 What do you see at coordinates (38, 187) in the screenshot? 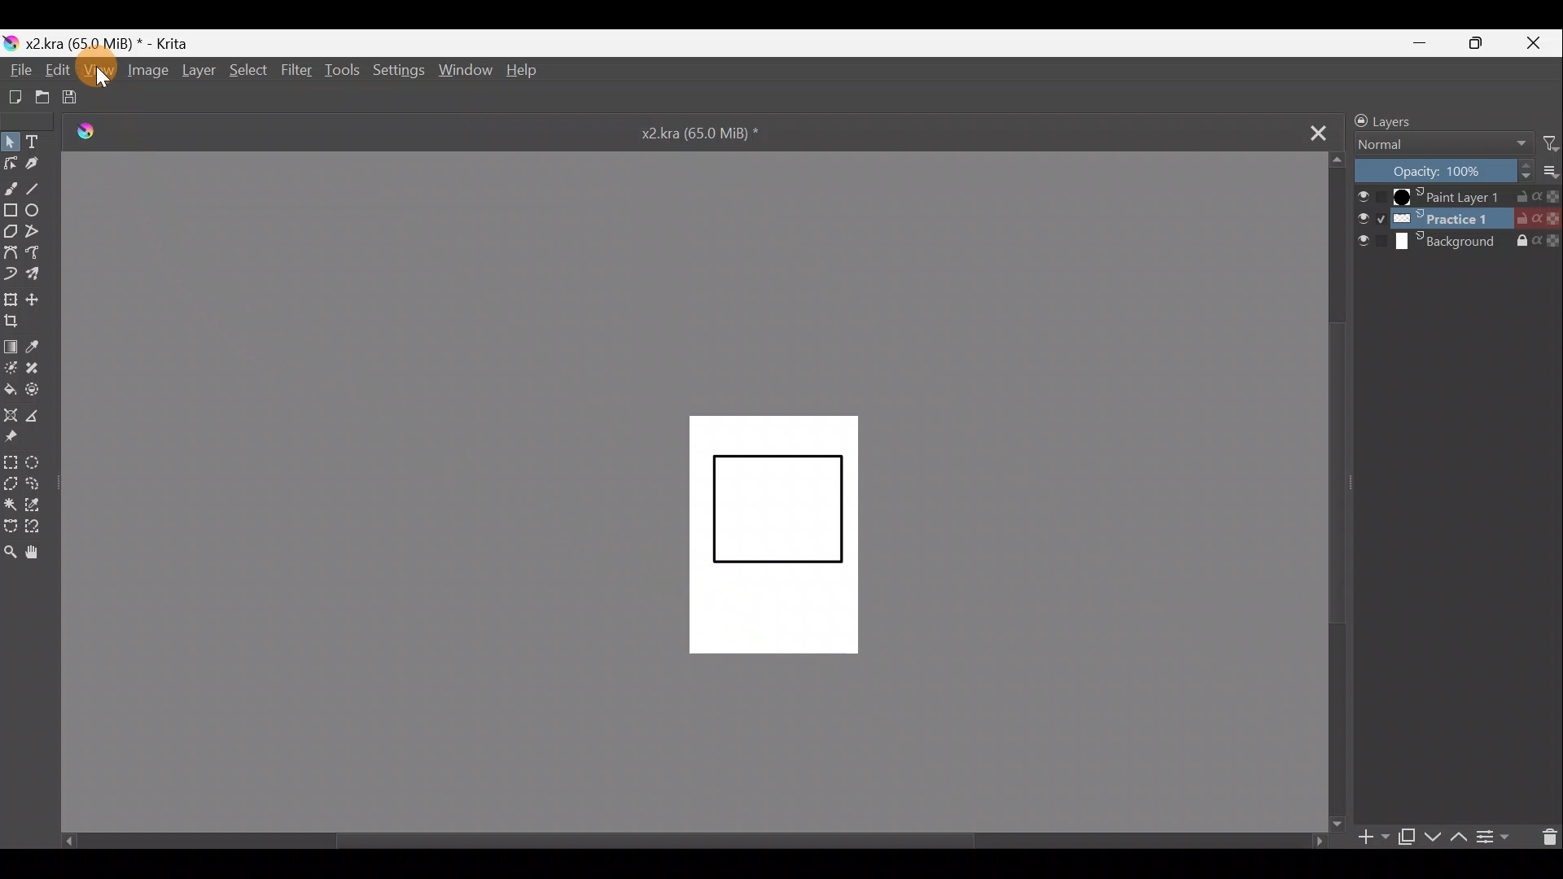
I see `Line tool` at bounding box center [38, 187].